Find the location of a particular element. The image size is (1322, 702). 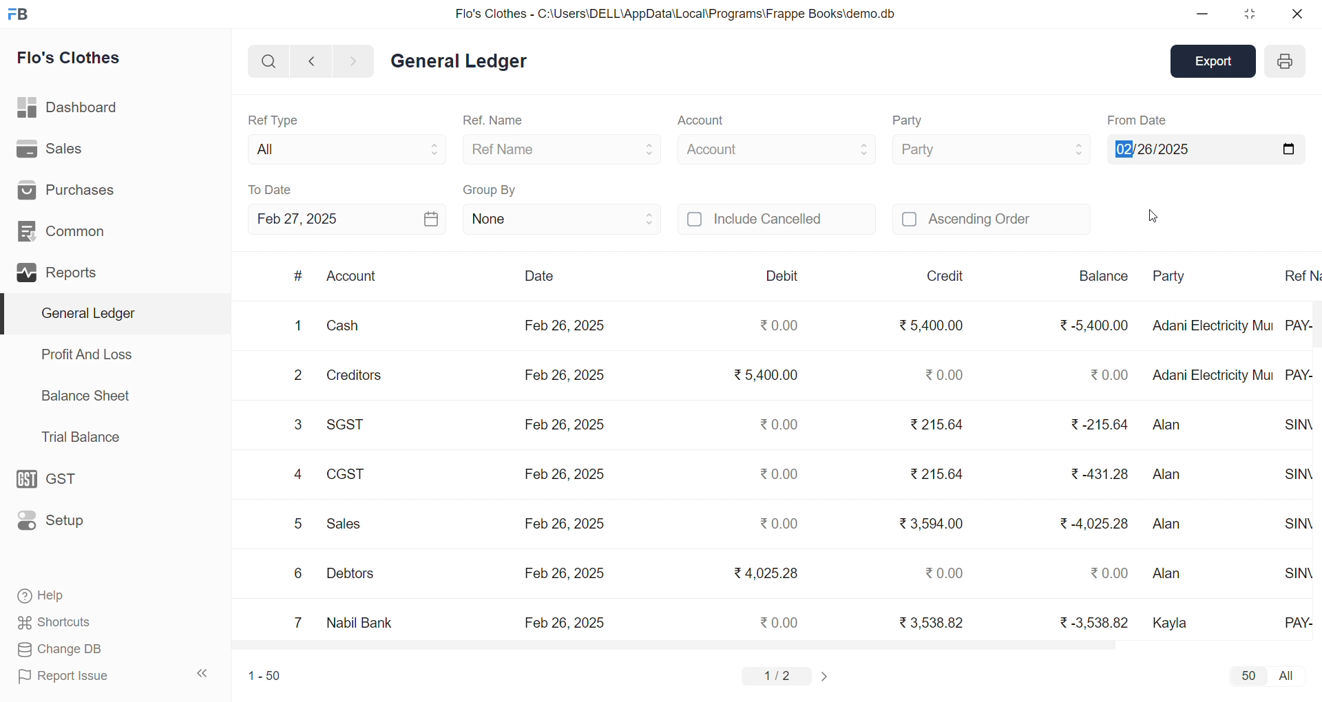

₹0.00 is located at coordinates (943, 374).